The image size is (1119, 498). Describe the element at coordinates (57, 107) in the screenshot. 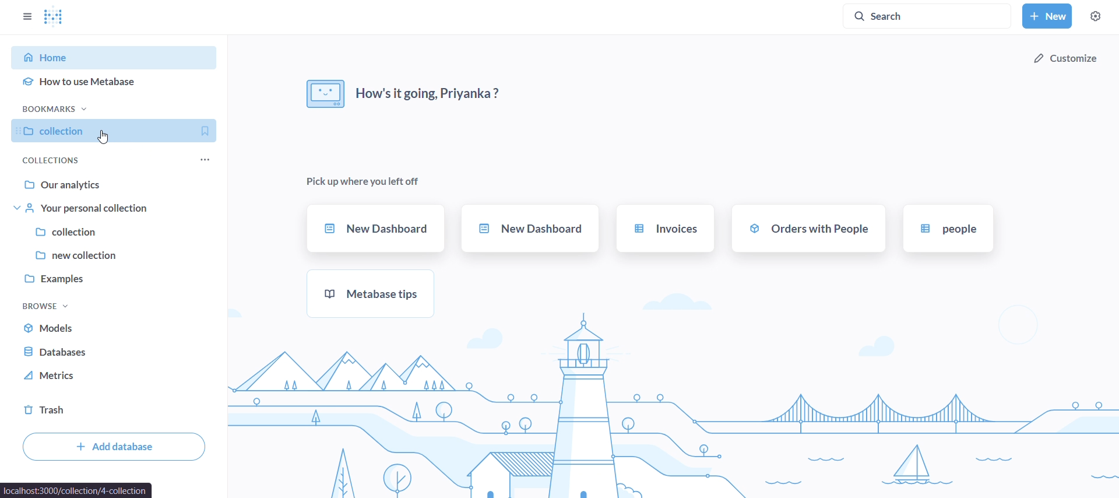

I see `bookmarks` at that location.